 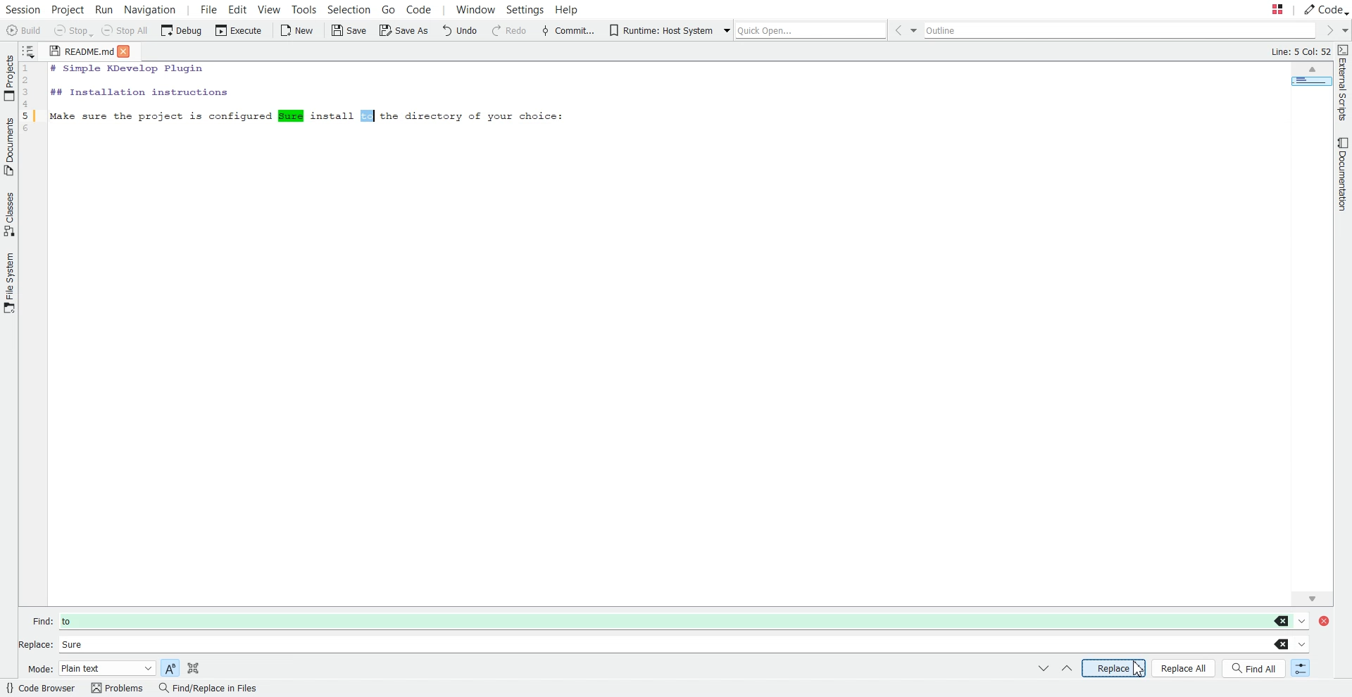 What do you see at coordinates (170, 667) in the screenshot?
I see `Match case sensitive` at bounding box center [170, 667].